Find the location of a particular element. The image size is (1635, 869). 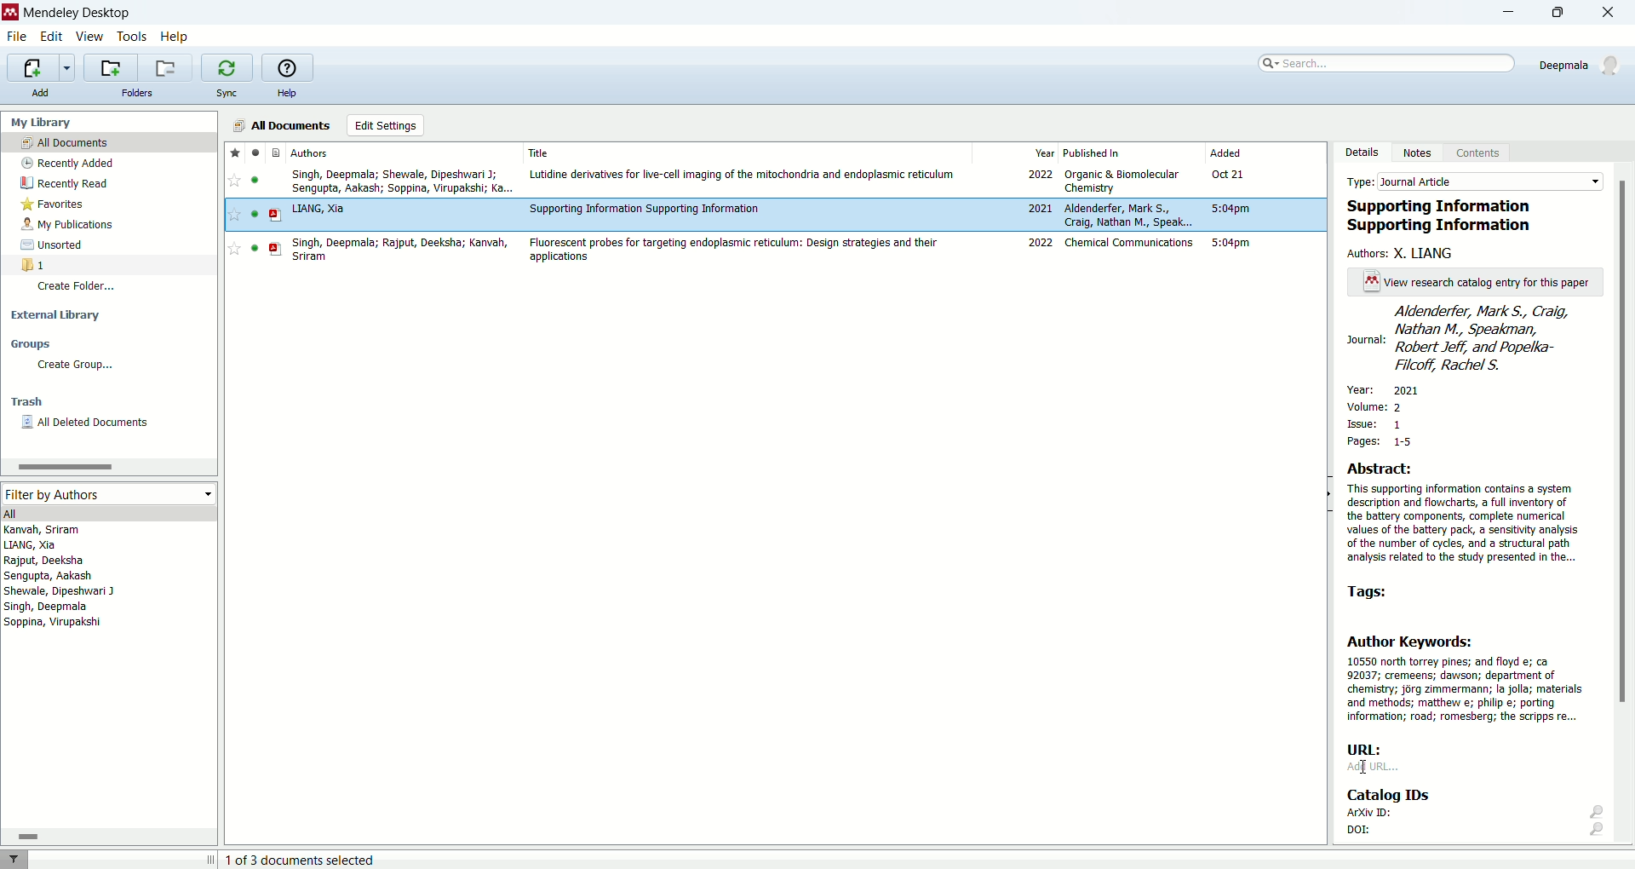

PDF is located at coordinates (275, 215).